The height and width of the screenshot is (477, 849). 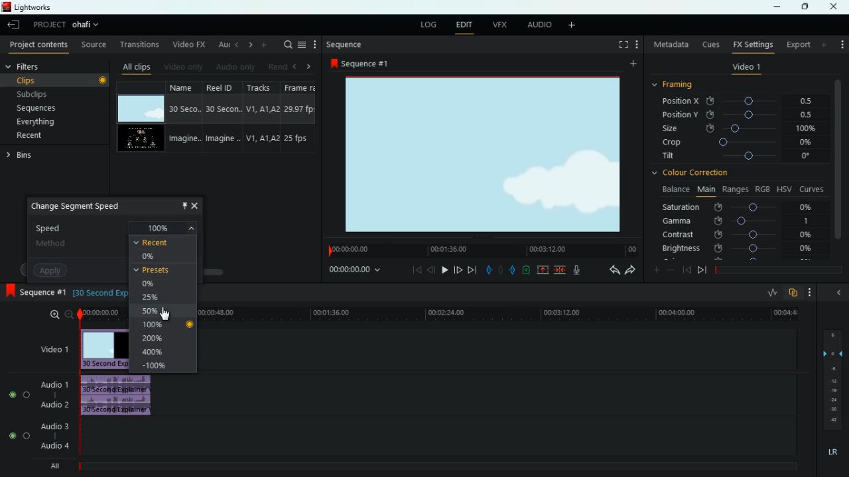 I want to click on pull, so click(x=488, y=269).